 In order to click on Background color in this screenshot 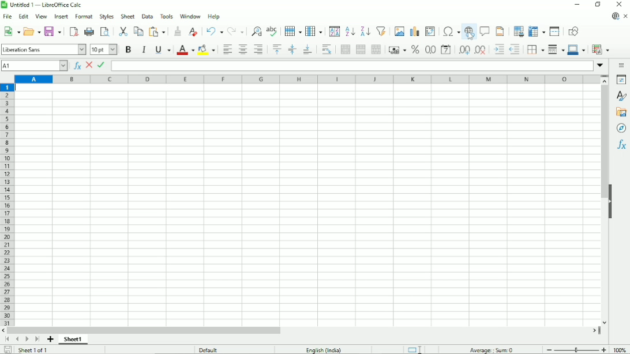, I will do `click(206, 50)`.